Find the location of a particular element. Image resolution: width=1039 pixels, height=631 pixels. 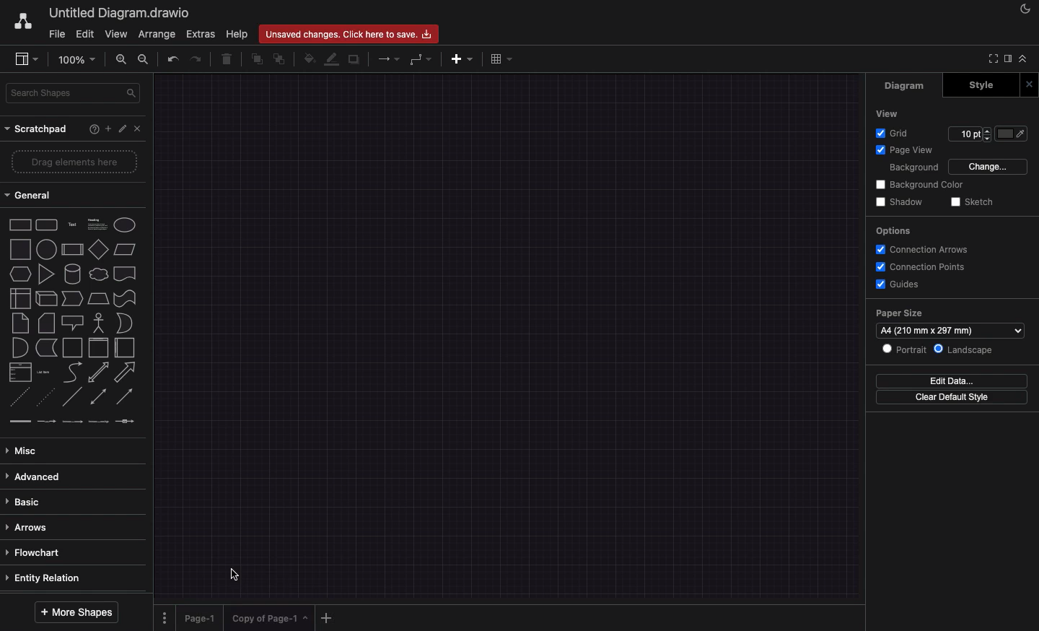

connector with label is located at coordinates (48, 422).